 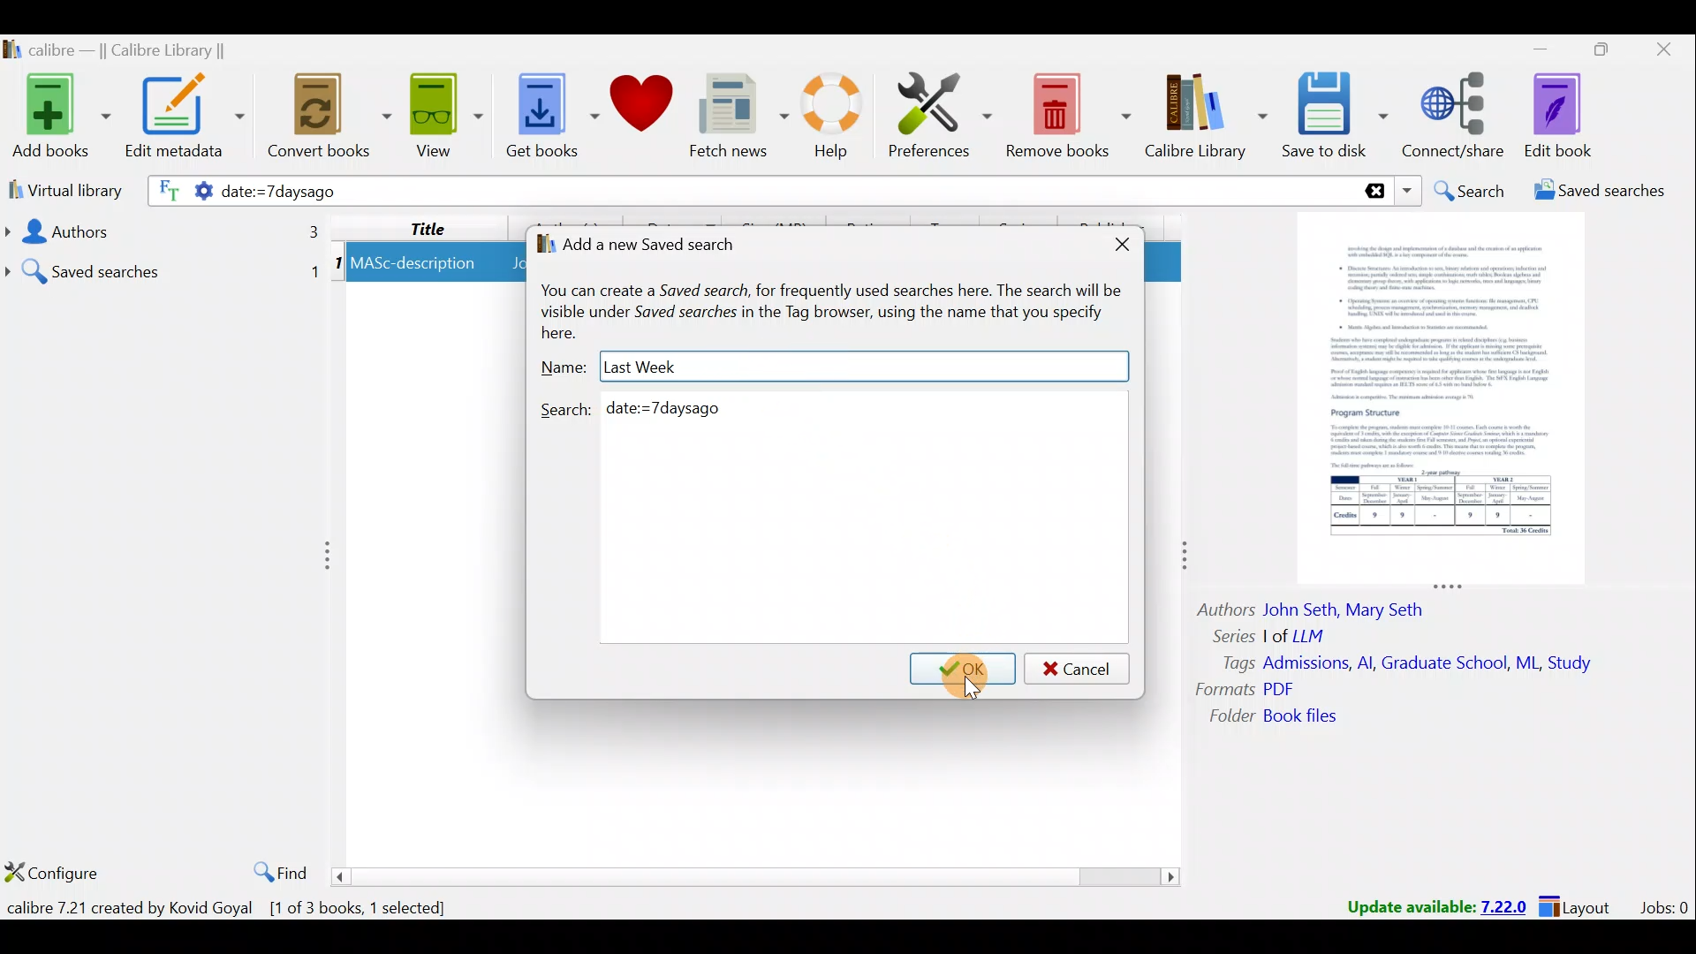 What do you see at coordinates (1029, 190) in the screenshot?
I see `Search bar` at bounding box center [1029, 190].